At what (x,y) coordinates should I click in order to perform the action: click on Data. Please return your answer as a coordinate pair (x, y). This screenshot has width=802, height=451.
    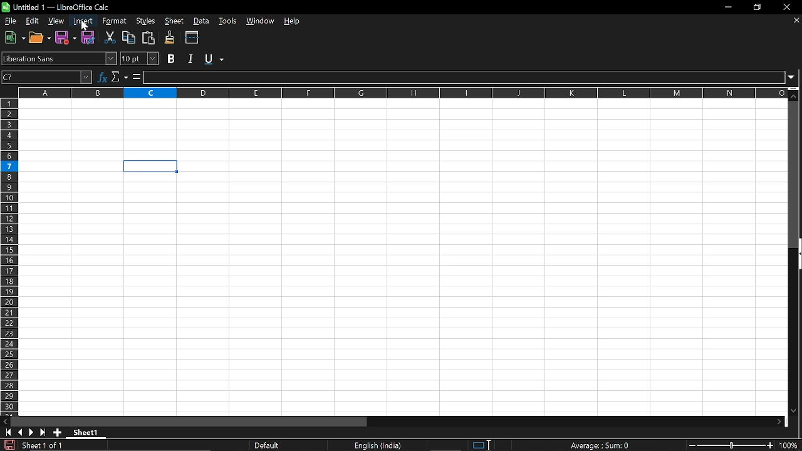
    Looking at the image, I should click on (201, 21).